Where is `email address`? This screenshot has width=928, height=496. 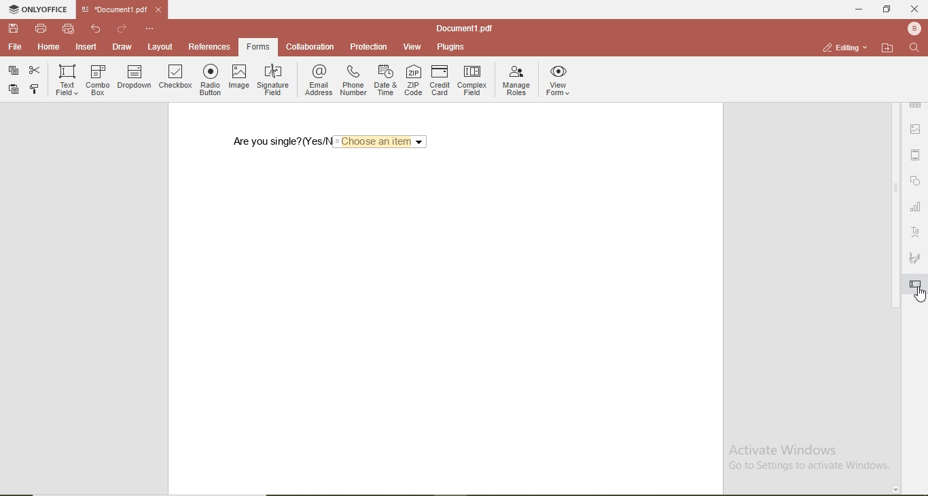
email address is located at coordinates (317, 79).